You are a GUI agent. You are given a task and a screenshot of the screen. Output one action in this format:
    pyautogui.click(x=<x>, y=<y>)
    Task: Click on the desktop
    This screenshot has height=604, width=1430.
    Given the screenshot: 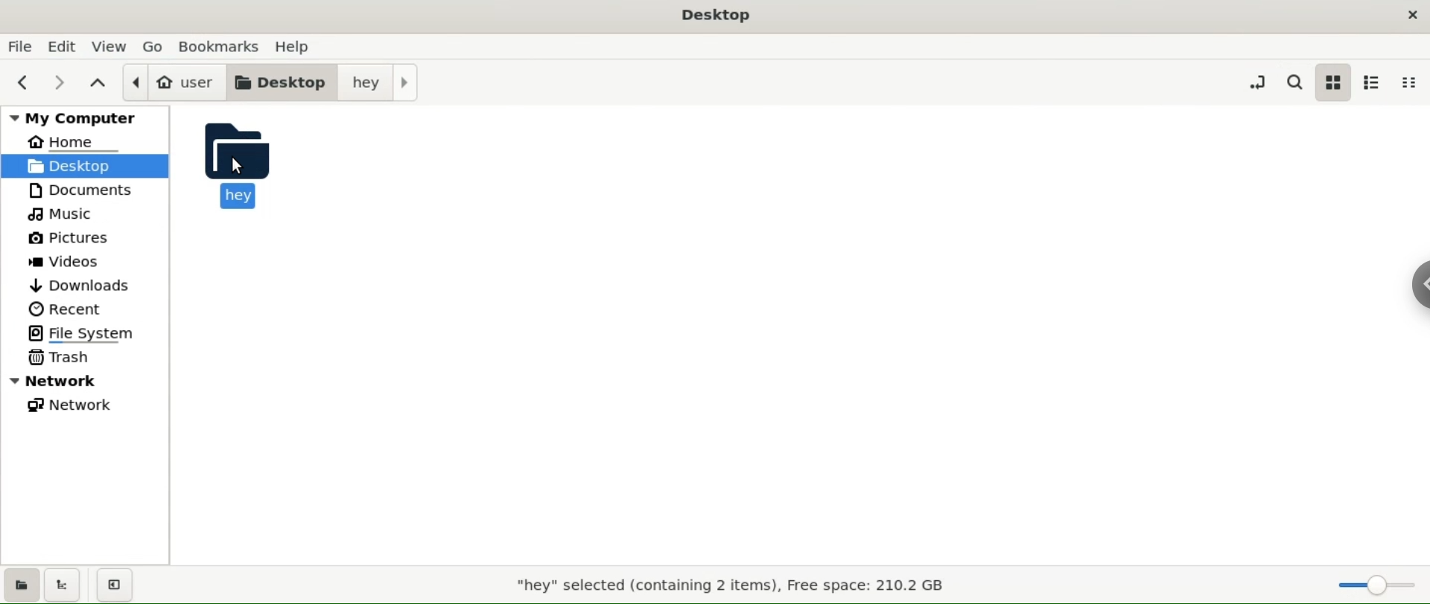 What is the action you would take?
    pyautogui.click(x=276, y=82)
    